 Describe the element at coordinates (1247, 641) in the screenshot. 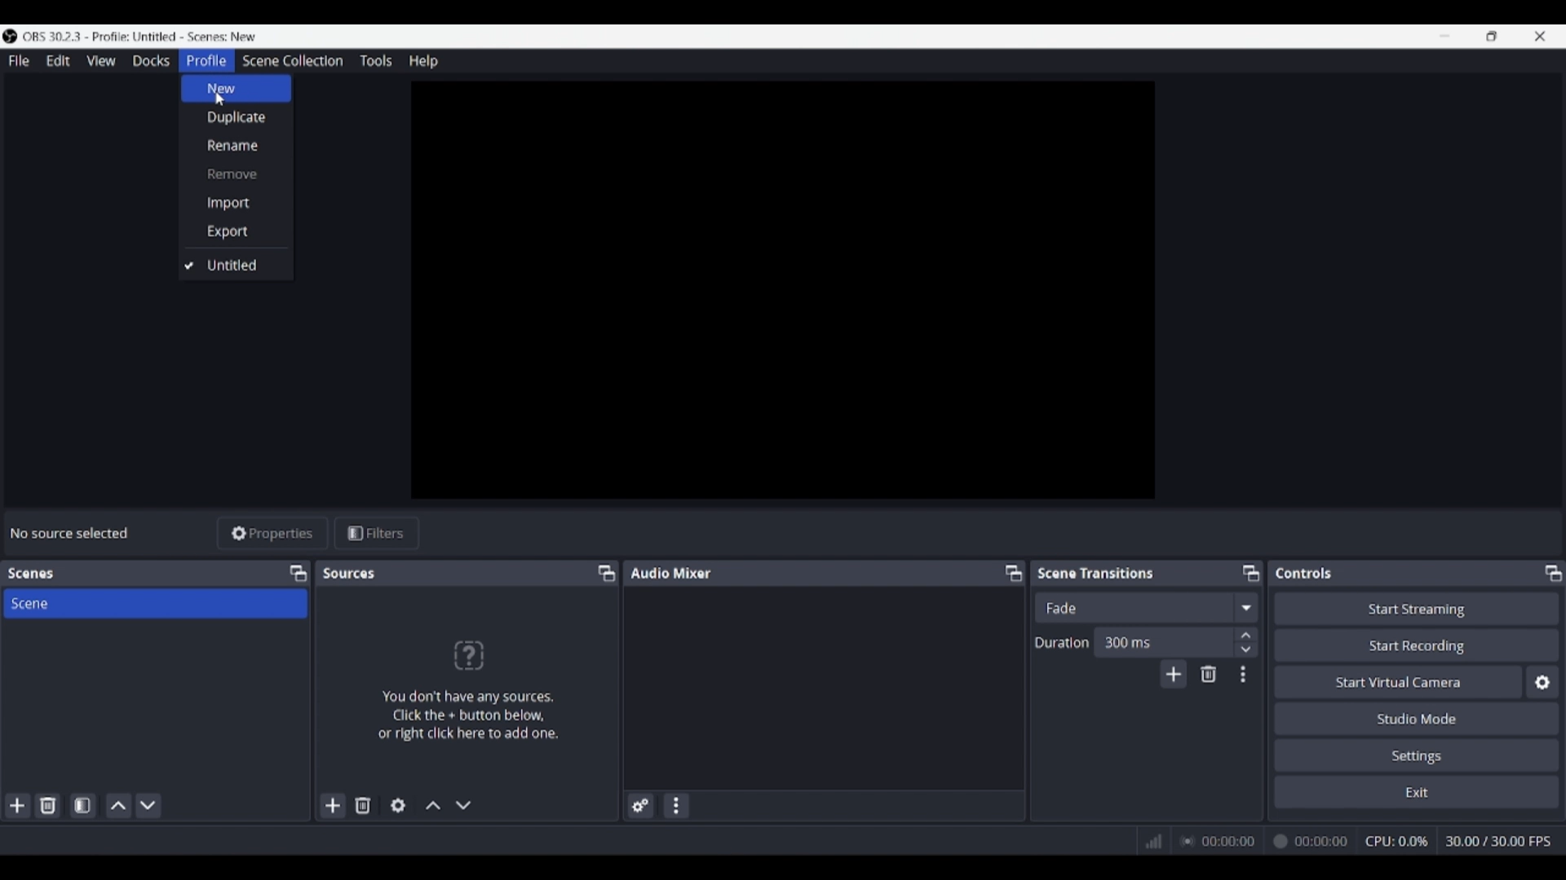

I see `Increase/Decrease duration` at that location.